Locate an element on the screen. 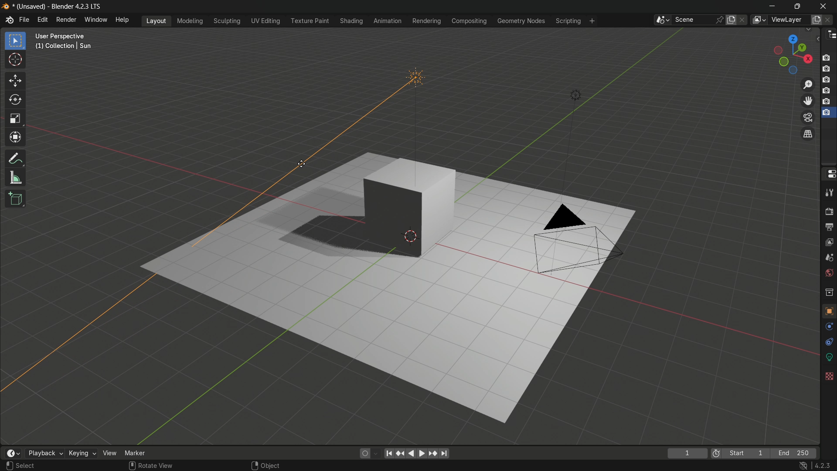  1 is located at coordinates (688, 453).